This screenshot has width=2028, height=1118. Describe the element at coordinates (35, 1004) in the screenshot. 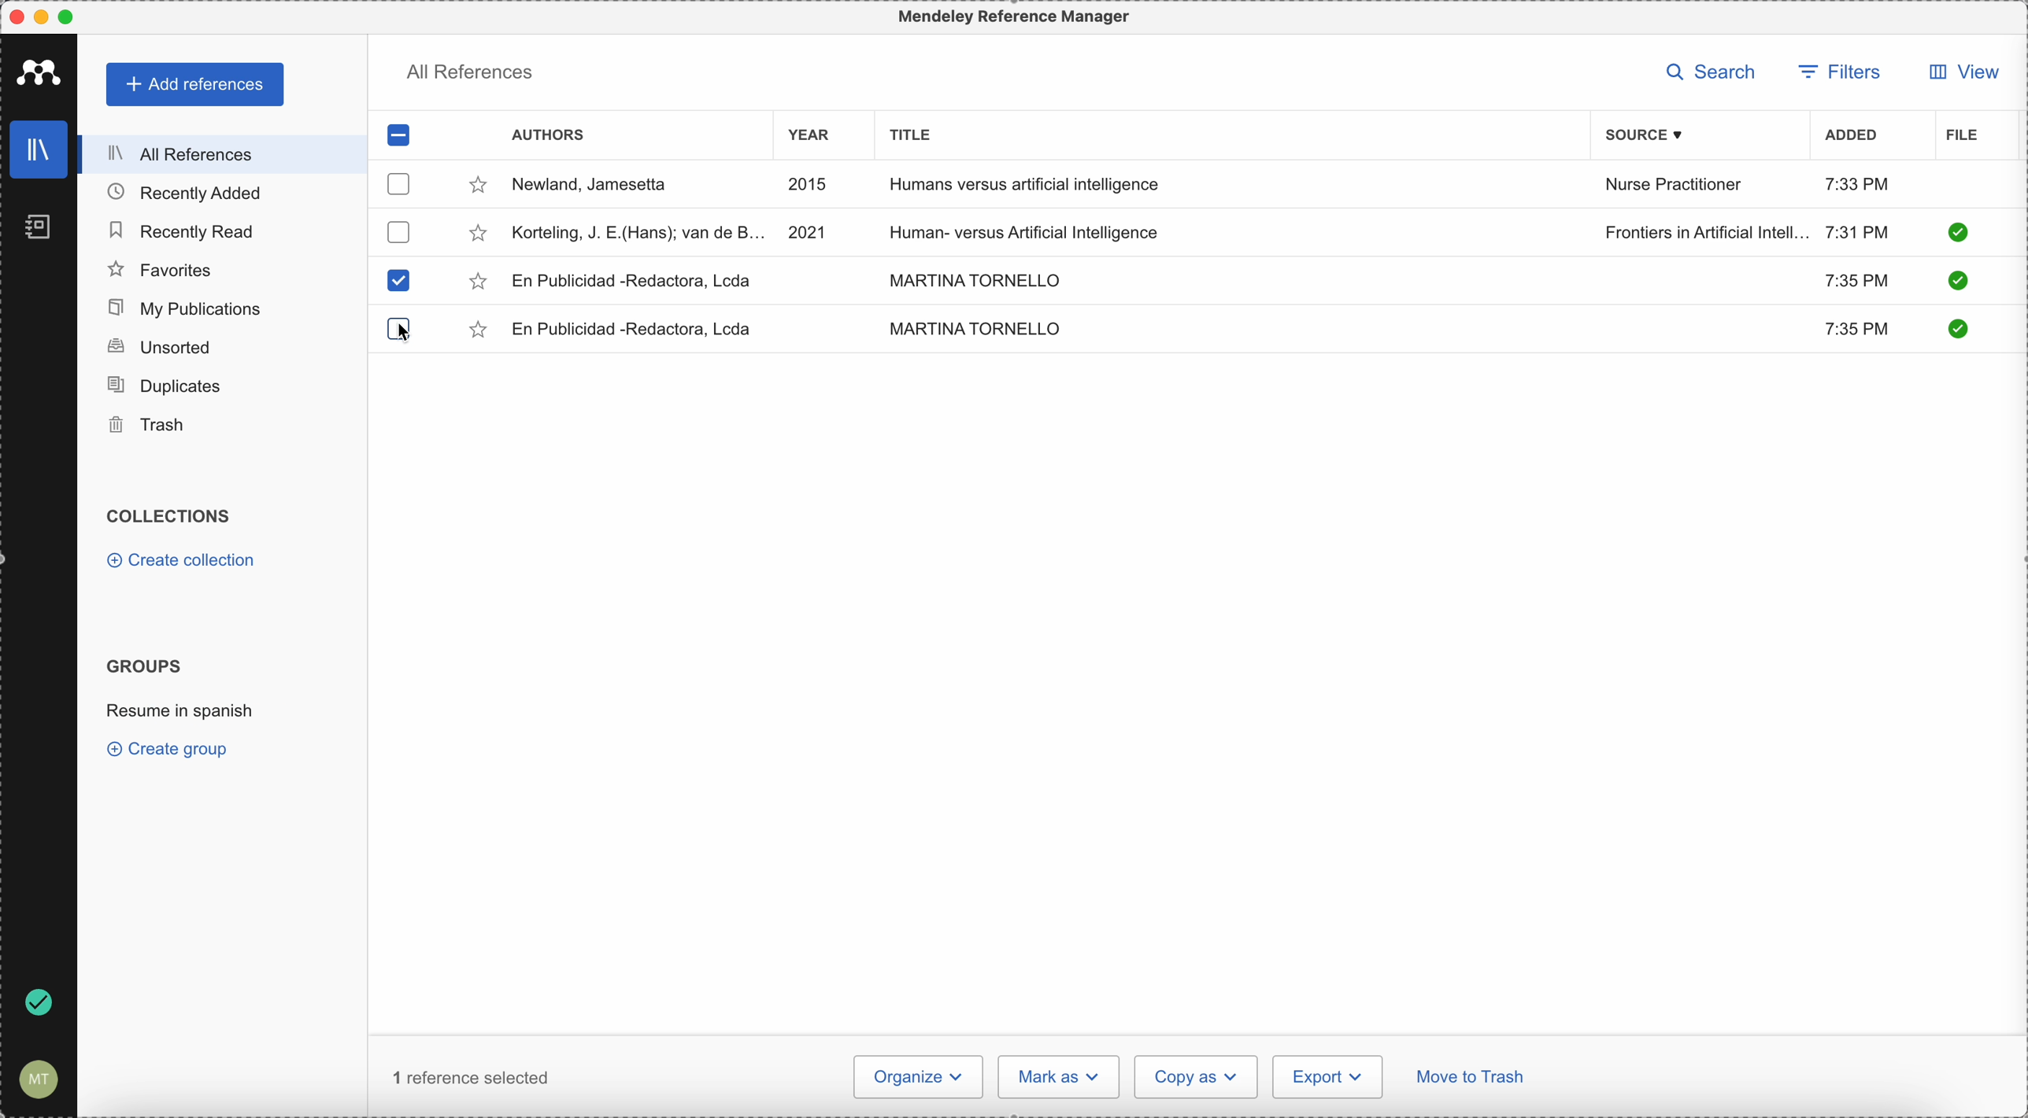

I see `last sync` at that location.